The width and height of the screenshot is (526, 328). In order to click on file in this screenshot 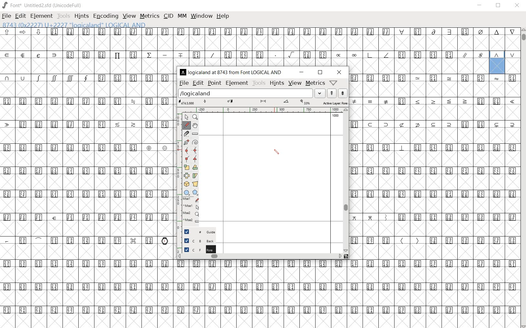, I will do `click(6, 17)`.